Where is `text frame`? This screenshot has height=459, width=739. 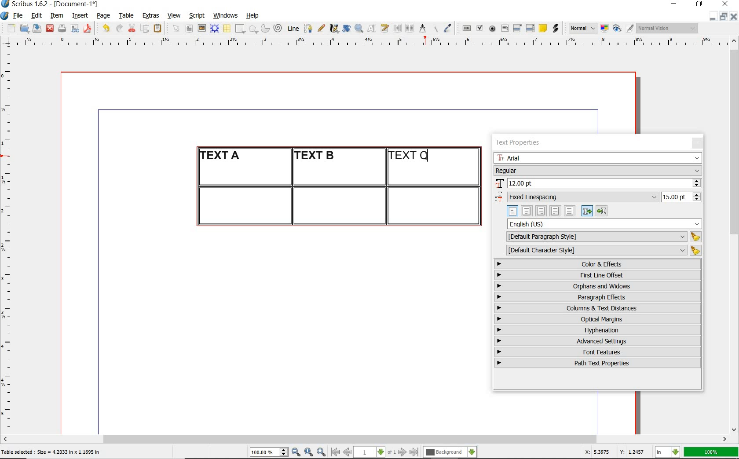
text frame is located at coordinates (189, 29).